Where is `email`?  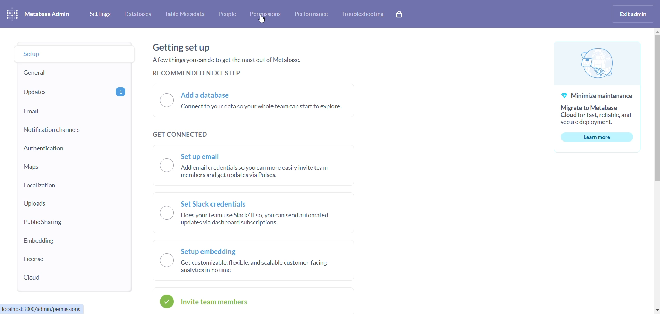 email is located at coordinates (70, 111).